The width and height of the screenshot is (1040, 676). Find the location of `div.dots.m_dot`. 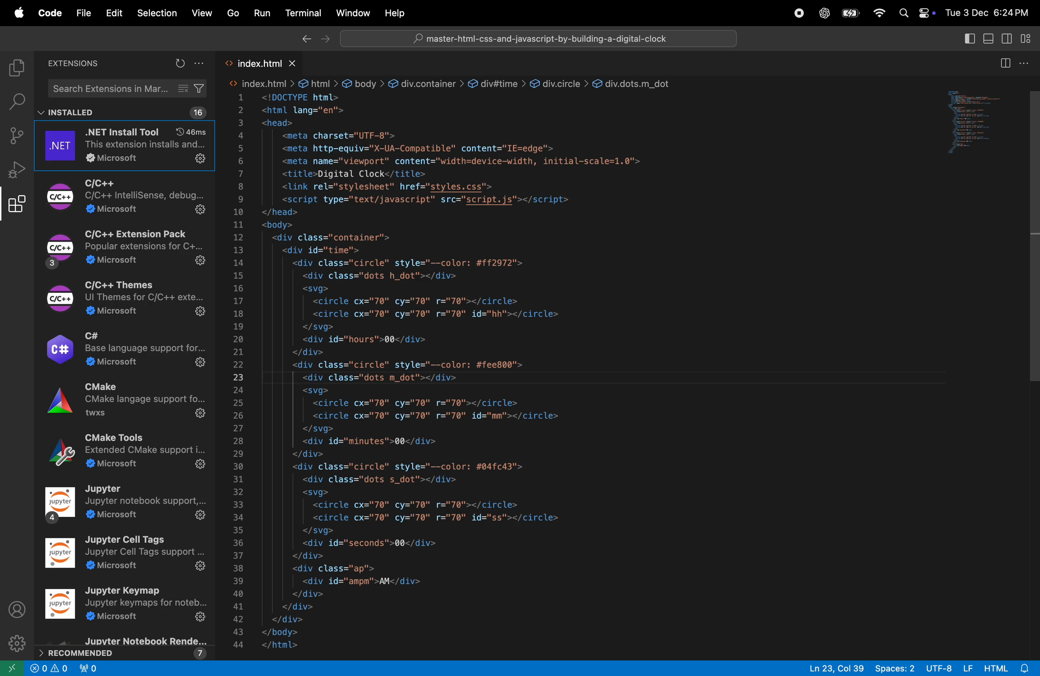

div.dots.m_dot is located at coordinates (629, 82).